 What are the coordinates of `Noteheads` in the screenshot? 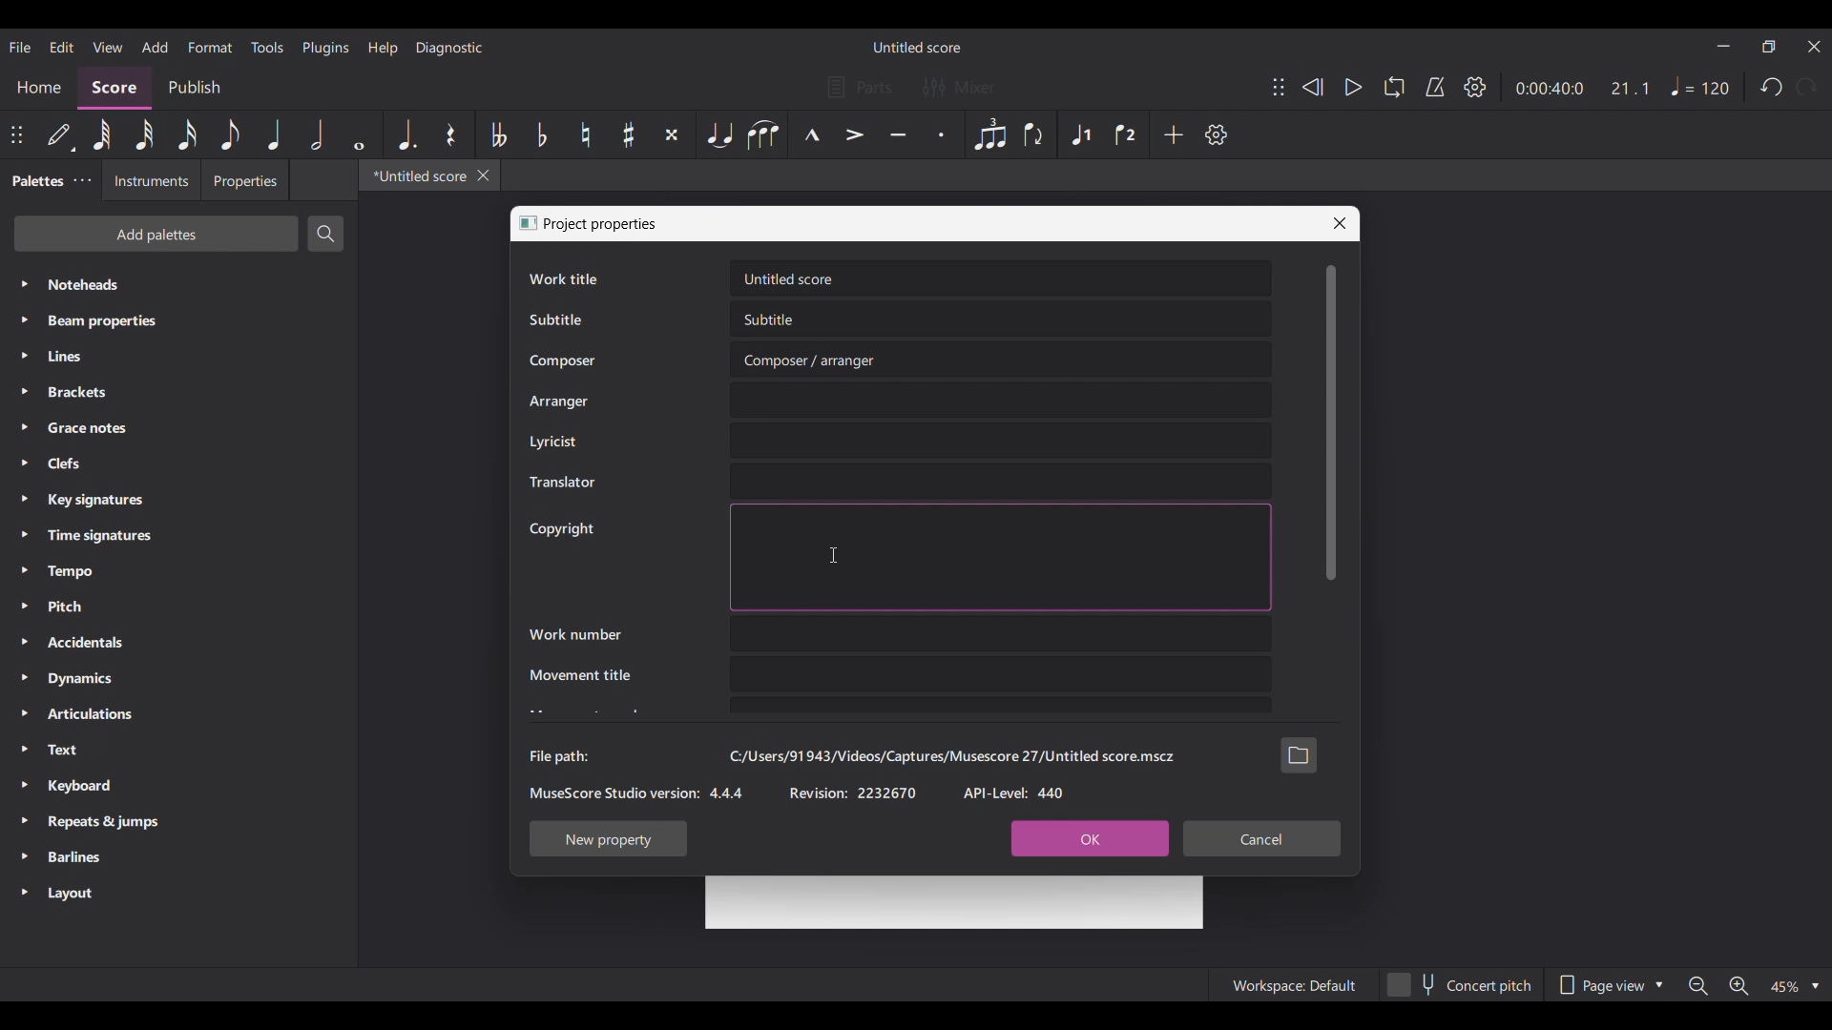 It's located at (179, 284).